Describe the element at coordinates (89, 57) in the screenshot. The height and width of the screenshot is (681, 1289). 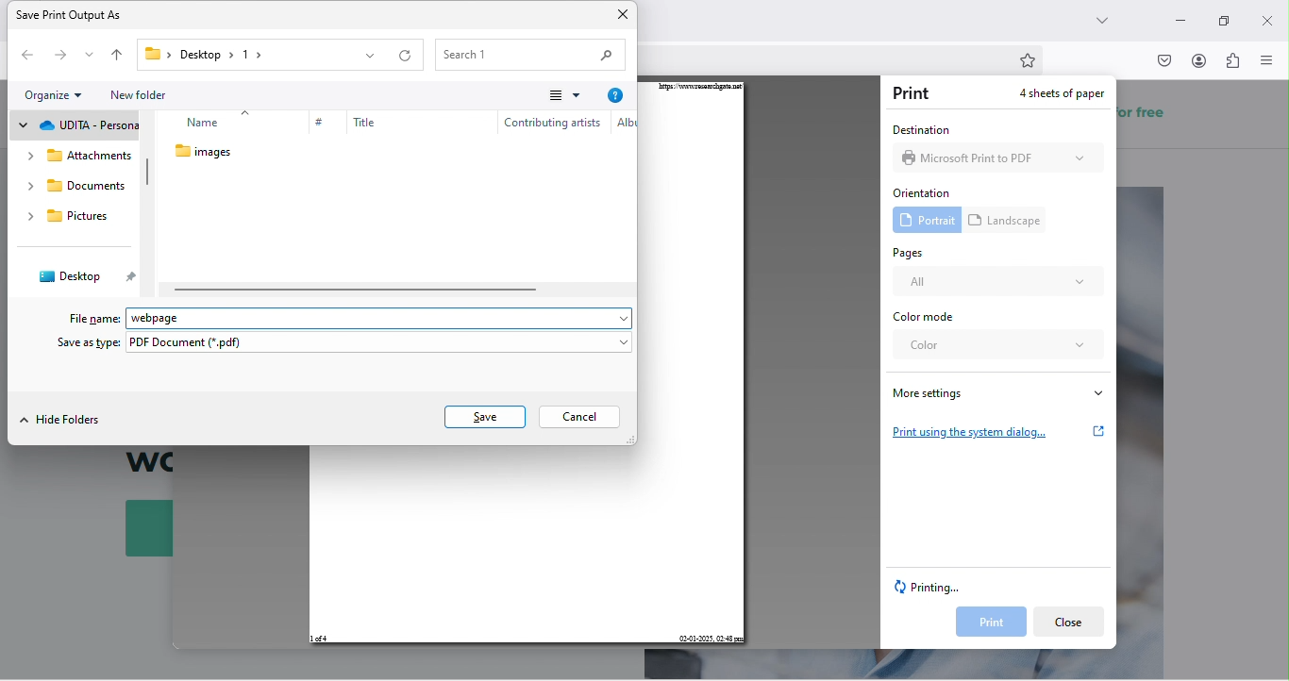
I see `recent location` at that location.